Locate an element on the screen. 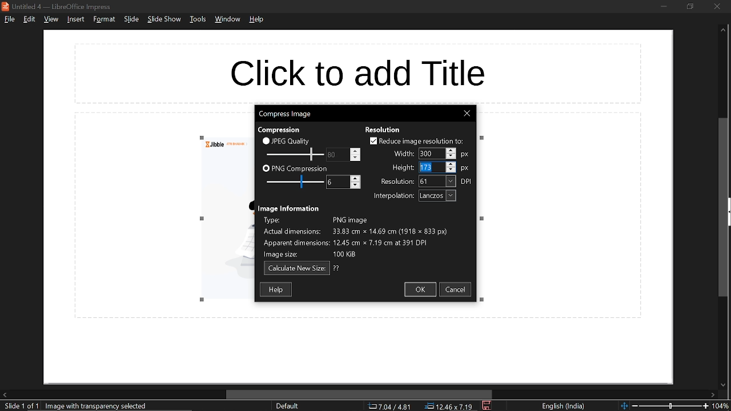 This screenshot has height=411, width=731. close is located at coordinates (468, 114).